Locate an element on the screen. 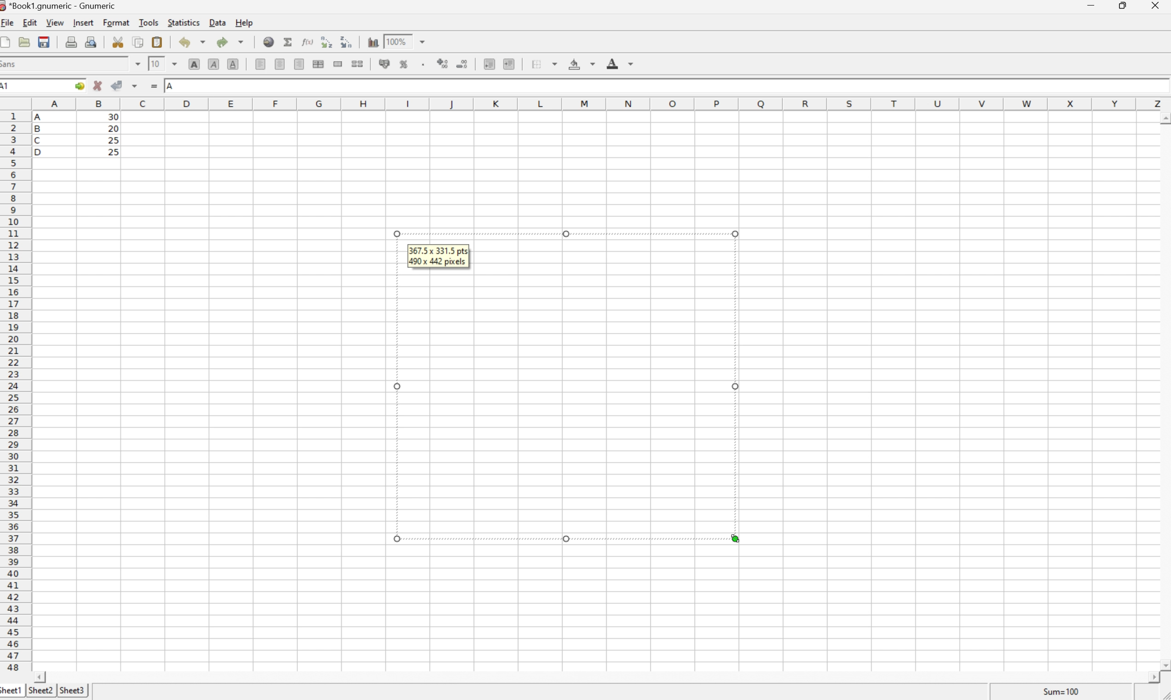 The height and width of the screenshot is (700, 1171). Scroll Left is located at coordinates (42, 676).